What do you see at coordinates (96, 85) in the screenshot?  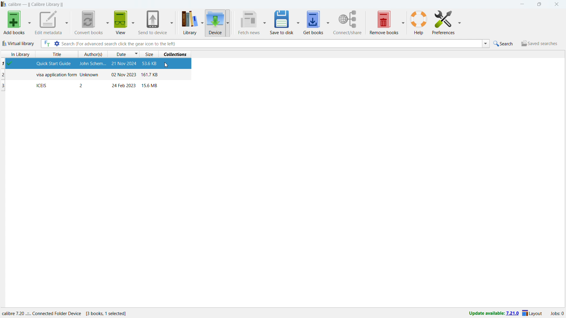 I see `book on device` at bounding box center [96, 85].